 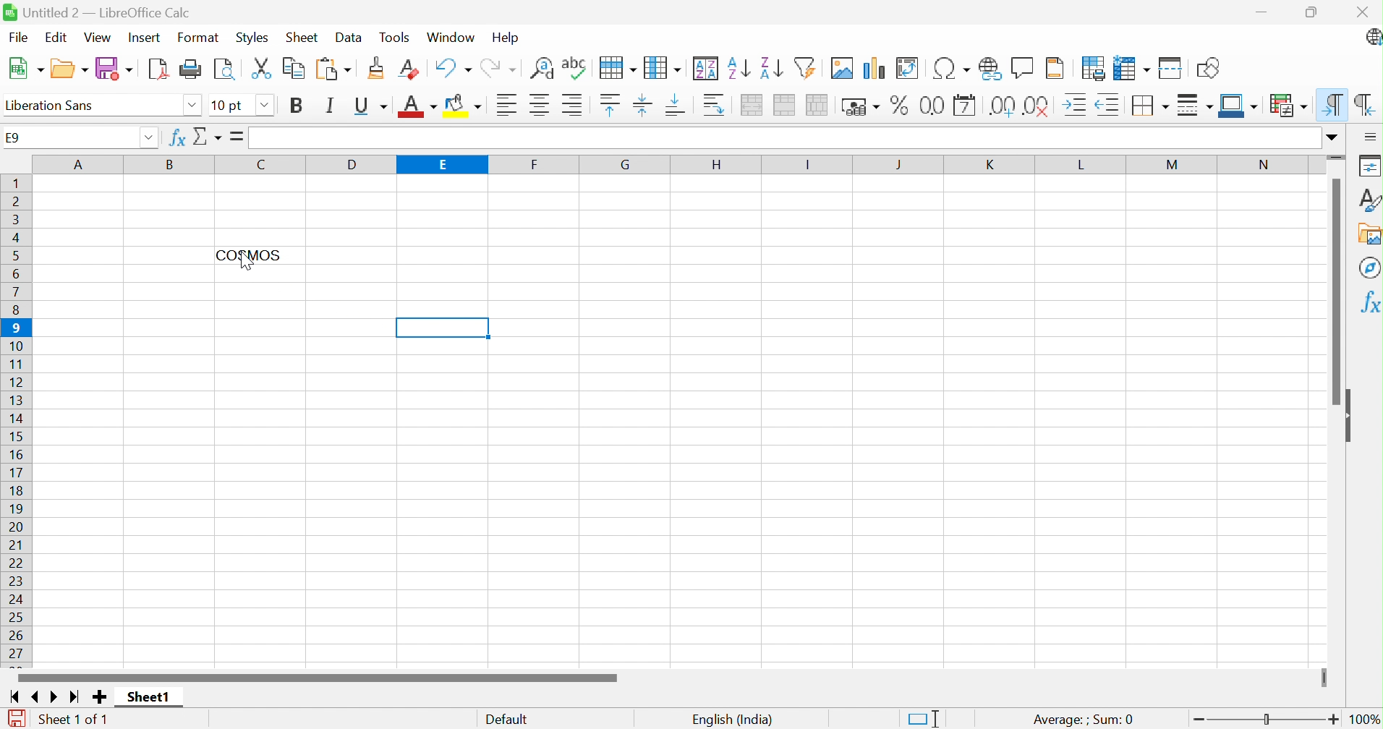 What do you see at coordinates (70, 134) in the screenshot?
I see `E9` at bounding box center [70, 134].